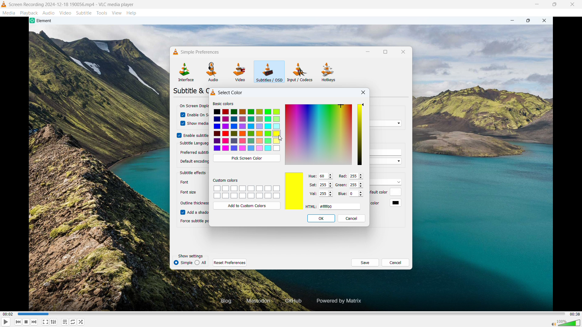 This screenshot has height=327, width=582. I want to click on Interface , so click(186, 72).